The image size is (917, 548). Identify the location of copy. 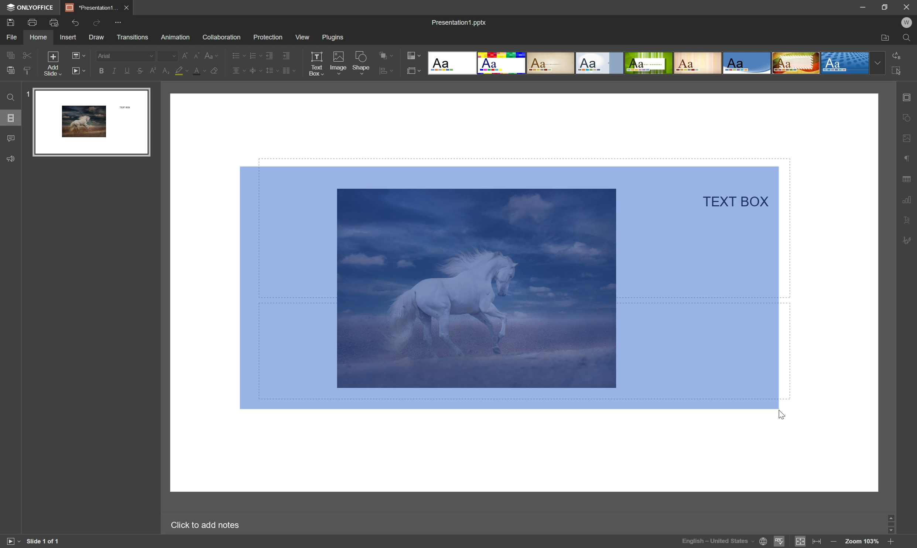
(10, 55).